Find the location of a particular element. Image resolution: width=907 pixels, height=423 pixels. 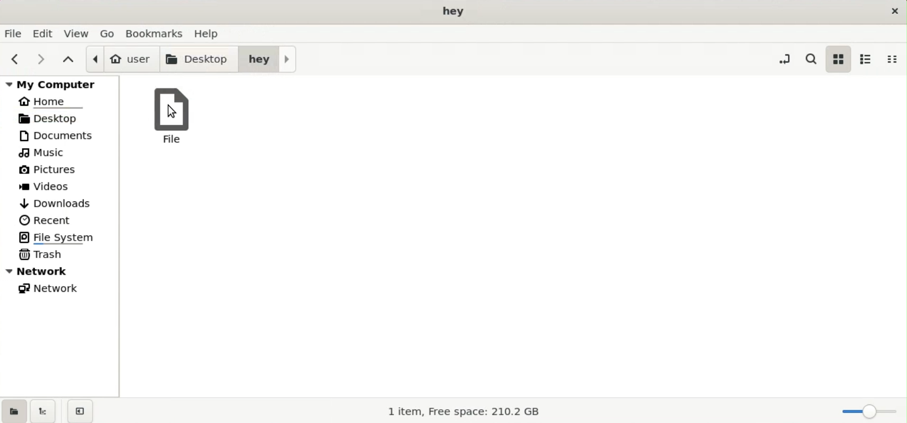

storage is located at coordinates (467, 411).